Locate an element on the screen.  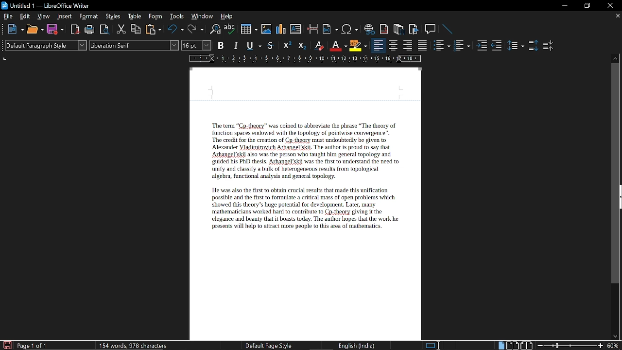
Print is located at coordinates (90, 29).